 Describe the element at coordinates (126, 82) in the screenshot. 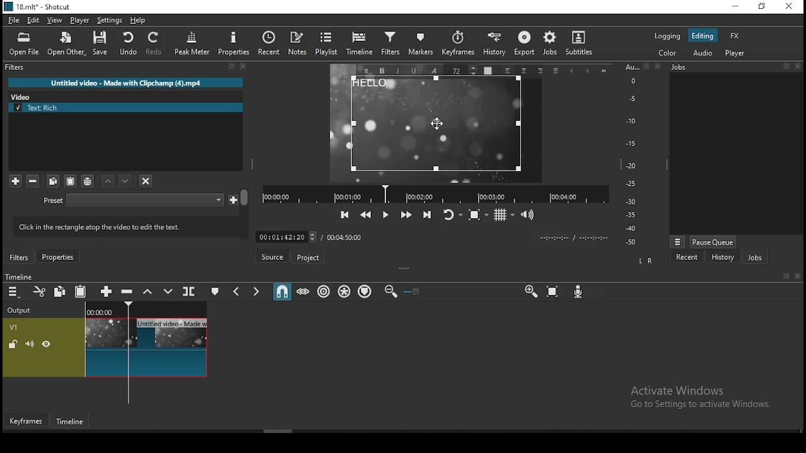

I see `Untitled video - Made with Clipchamp (4).mp4` at that location.